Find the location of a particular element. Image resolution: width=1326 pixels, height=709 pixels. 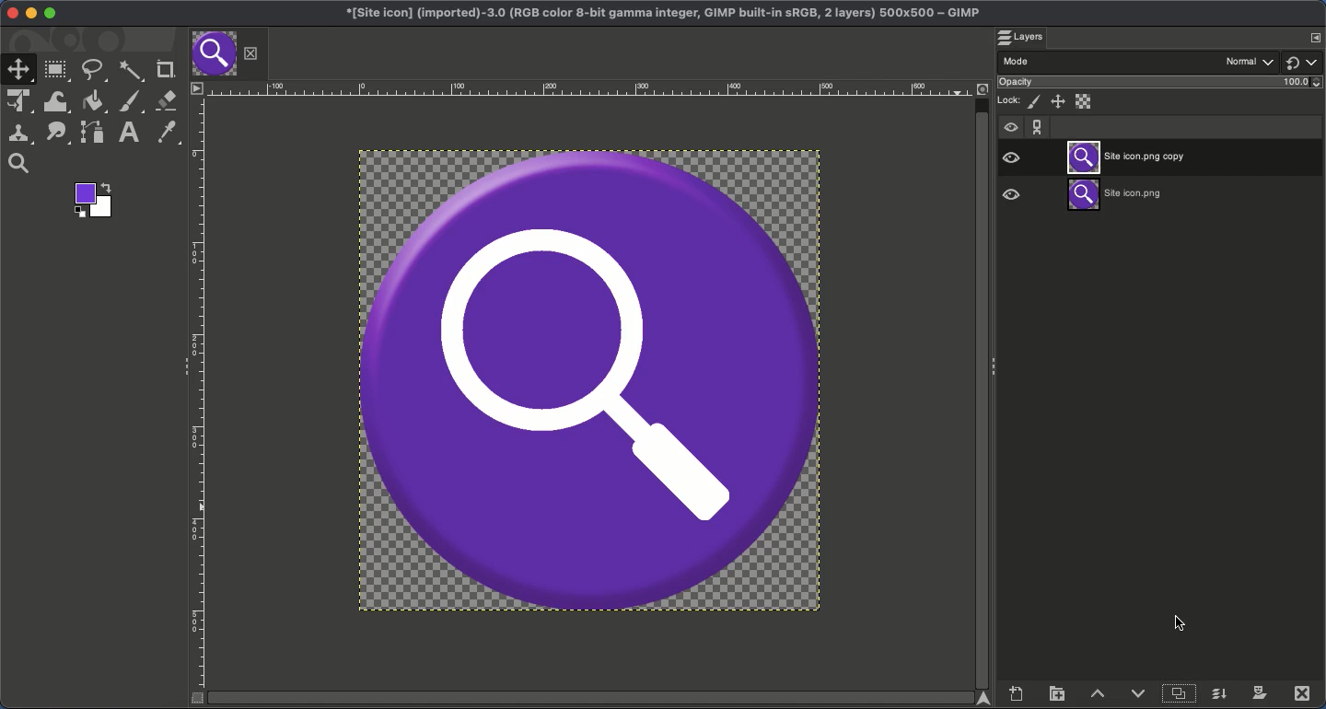

Menu is located at coordinates (1316, 37).